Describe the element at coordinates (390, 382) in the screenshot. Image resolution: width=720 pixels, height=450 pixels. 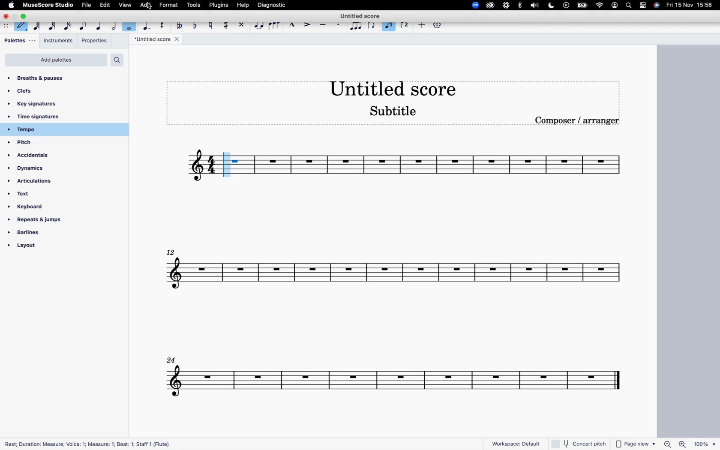
I see `score` at that location.